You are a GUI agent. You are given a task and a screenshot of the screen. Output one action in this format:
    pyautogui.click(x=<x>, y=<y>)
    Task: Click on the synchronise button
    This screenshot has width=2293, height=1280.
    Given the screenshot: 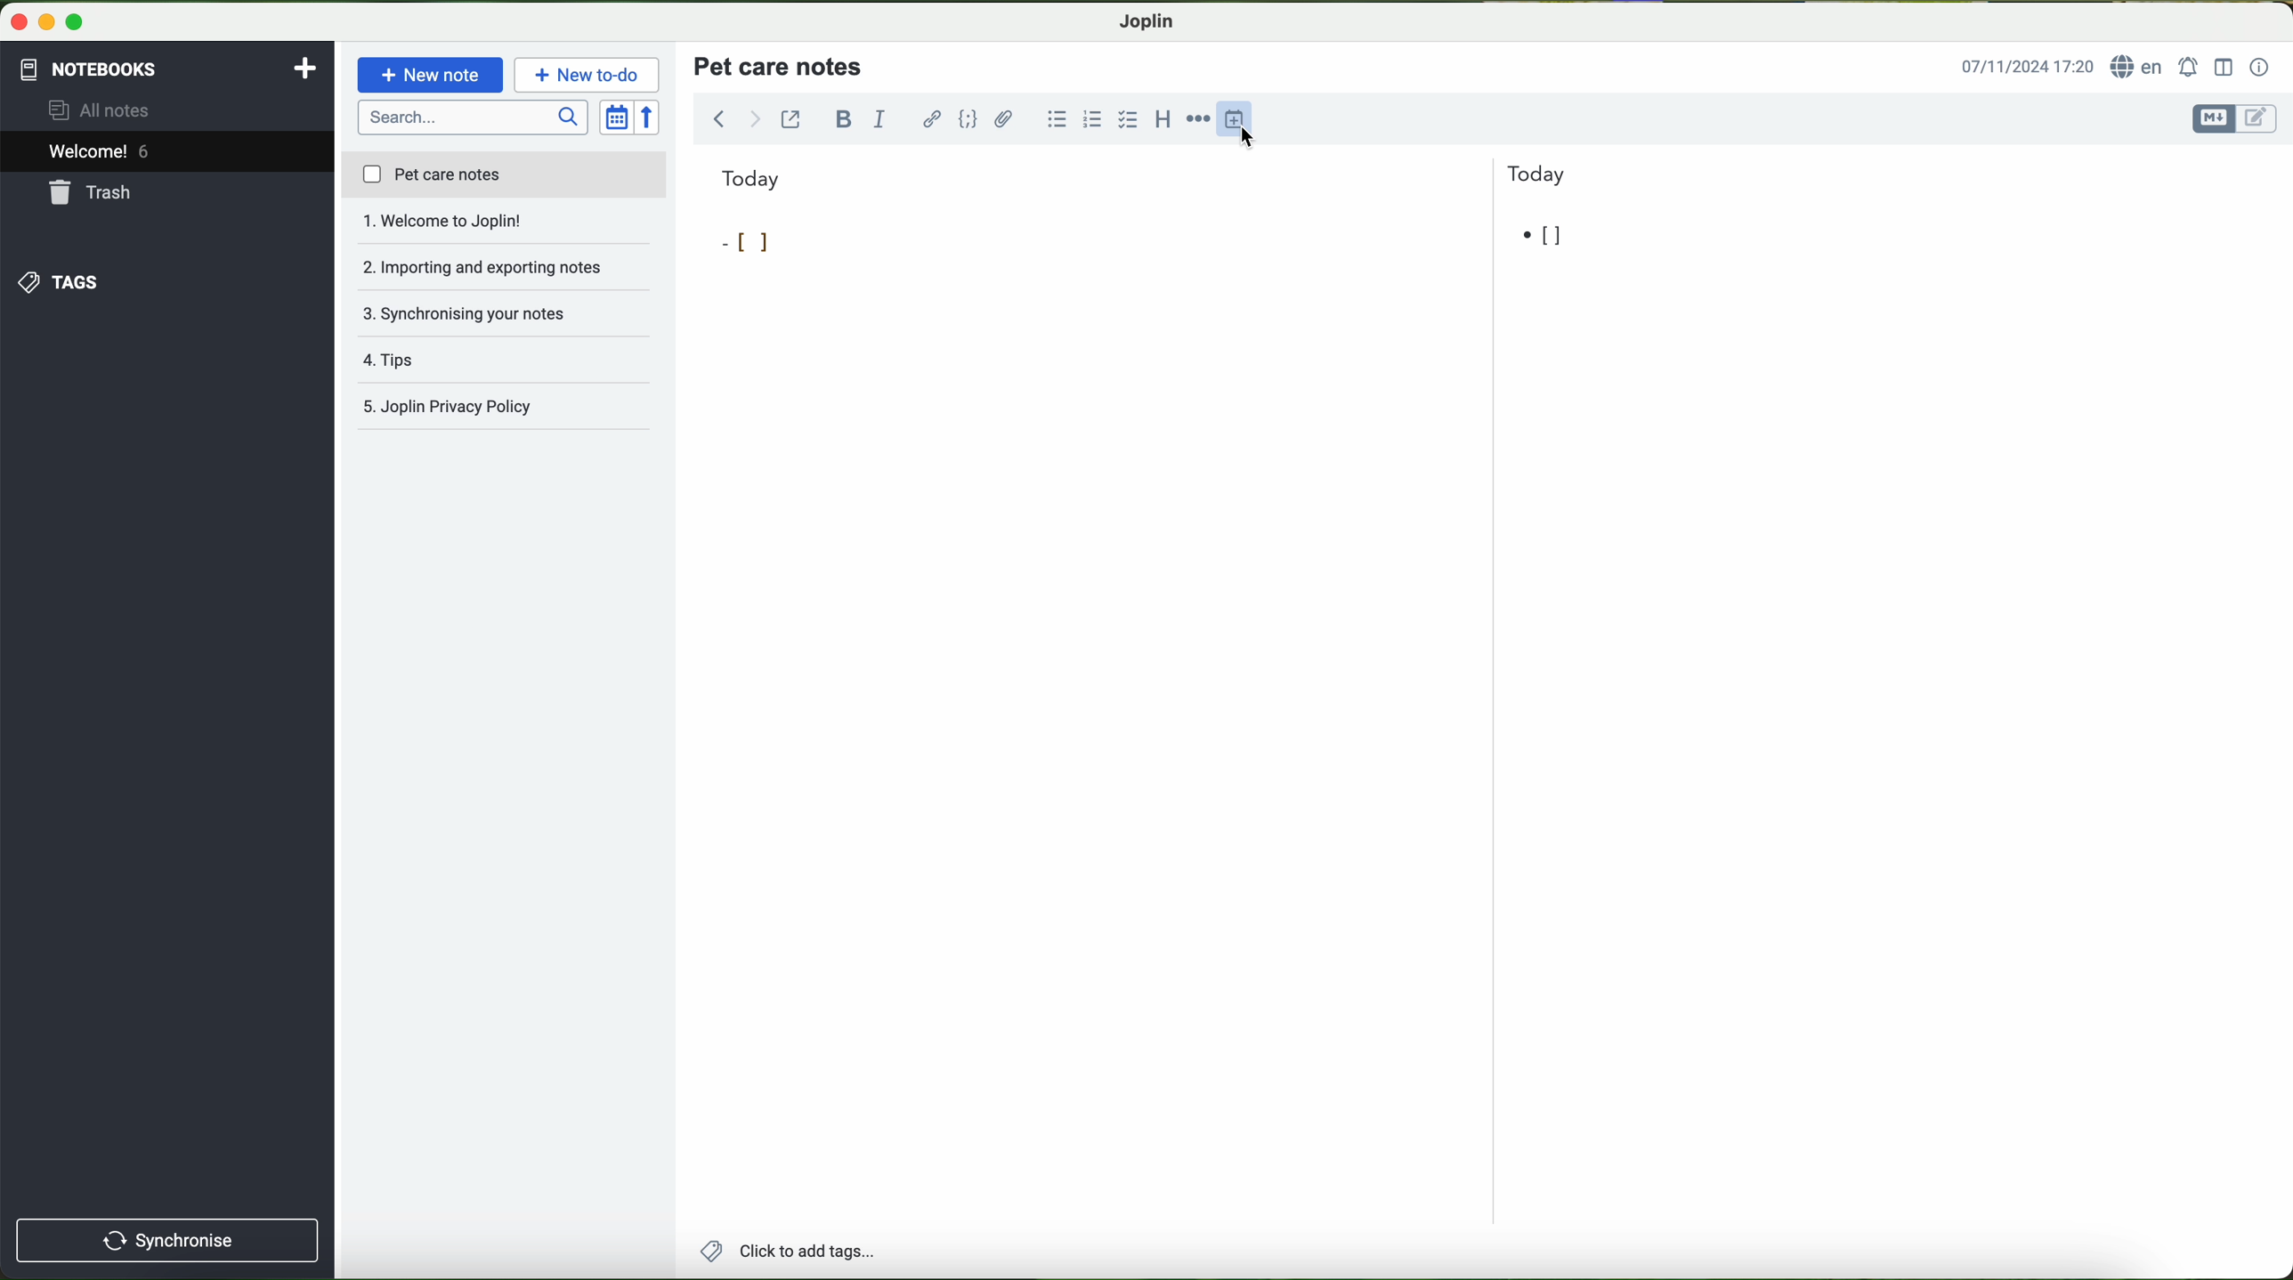 What is the action you would take?
    pyautogui.click(x=167, y=1240)
    